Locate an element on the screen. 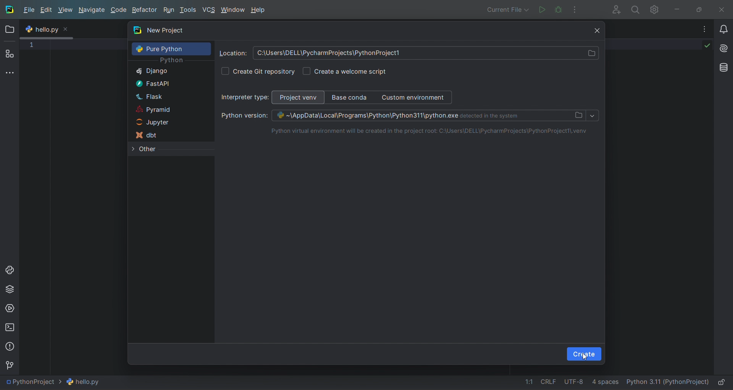 The image size is (733, 390). flask is located at coordinates (168, 96).